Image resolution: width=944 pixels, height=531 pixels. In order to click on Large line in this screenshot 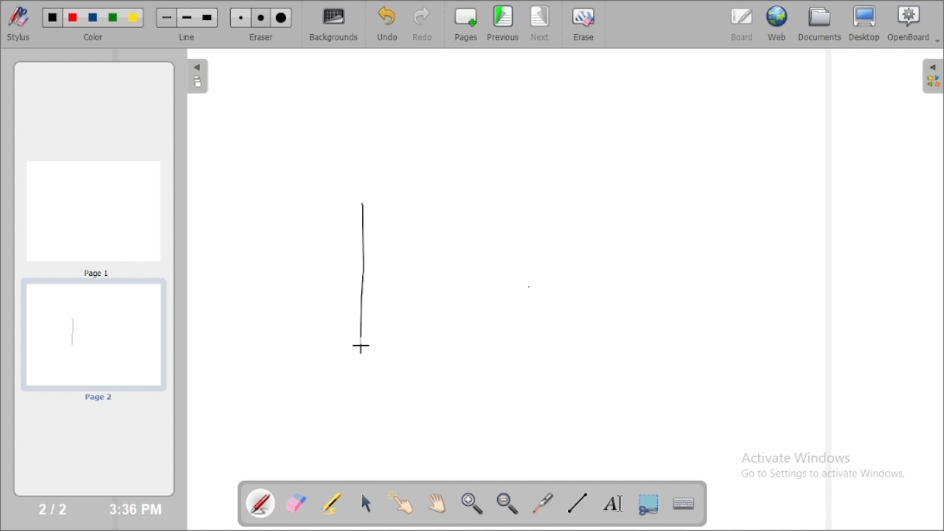, I will do `click(208, 18)`.